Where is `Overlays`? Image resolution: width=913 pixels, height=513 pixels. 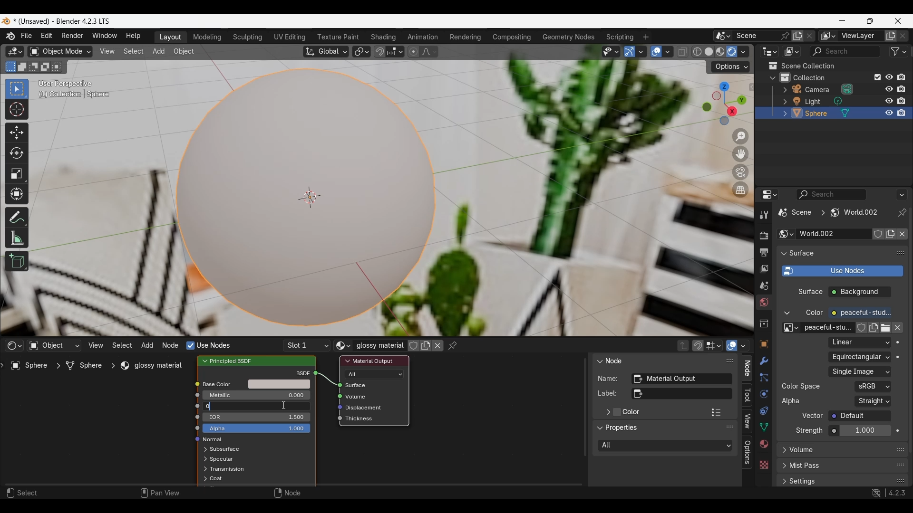
Overlays is located at coordinates (743, 345).